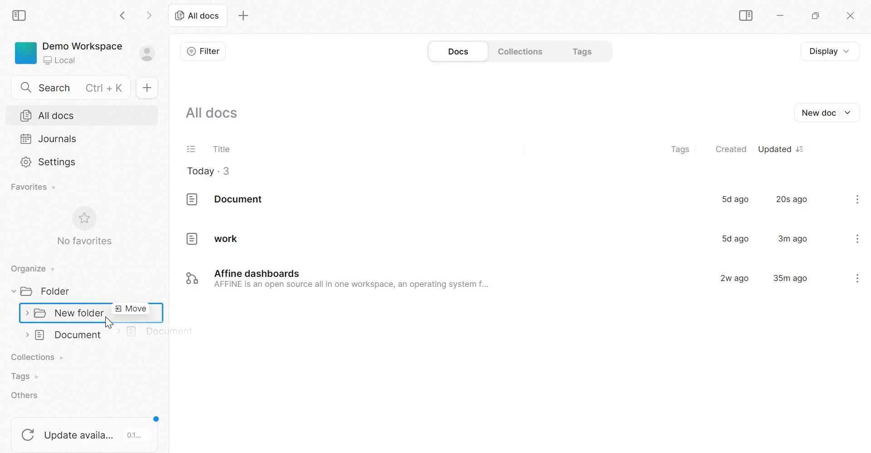 The image size is (871, 453). What do you see at coordinates (69, 313) in the screenshot?
I see `New folder` at bounding box center [69, 313].